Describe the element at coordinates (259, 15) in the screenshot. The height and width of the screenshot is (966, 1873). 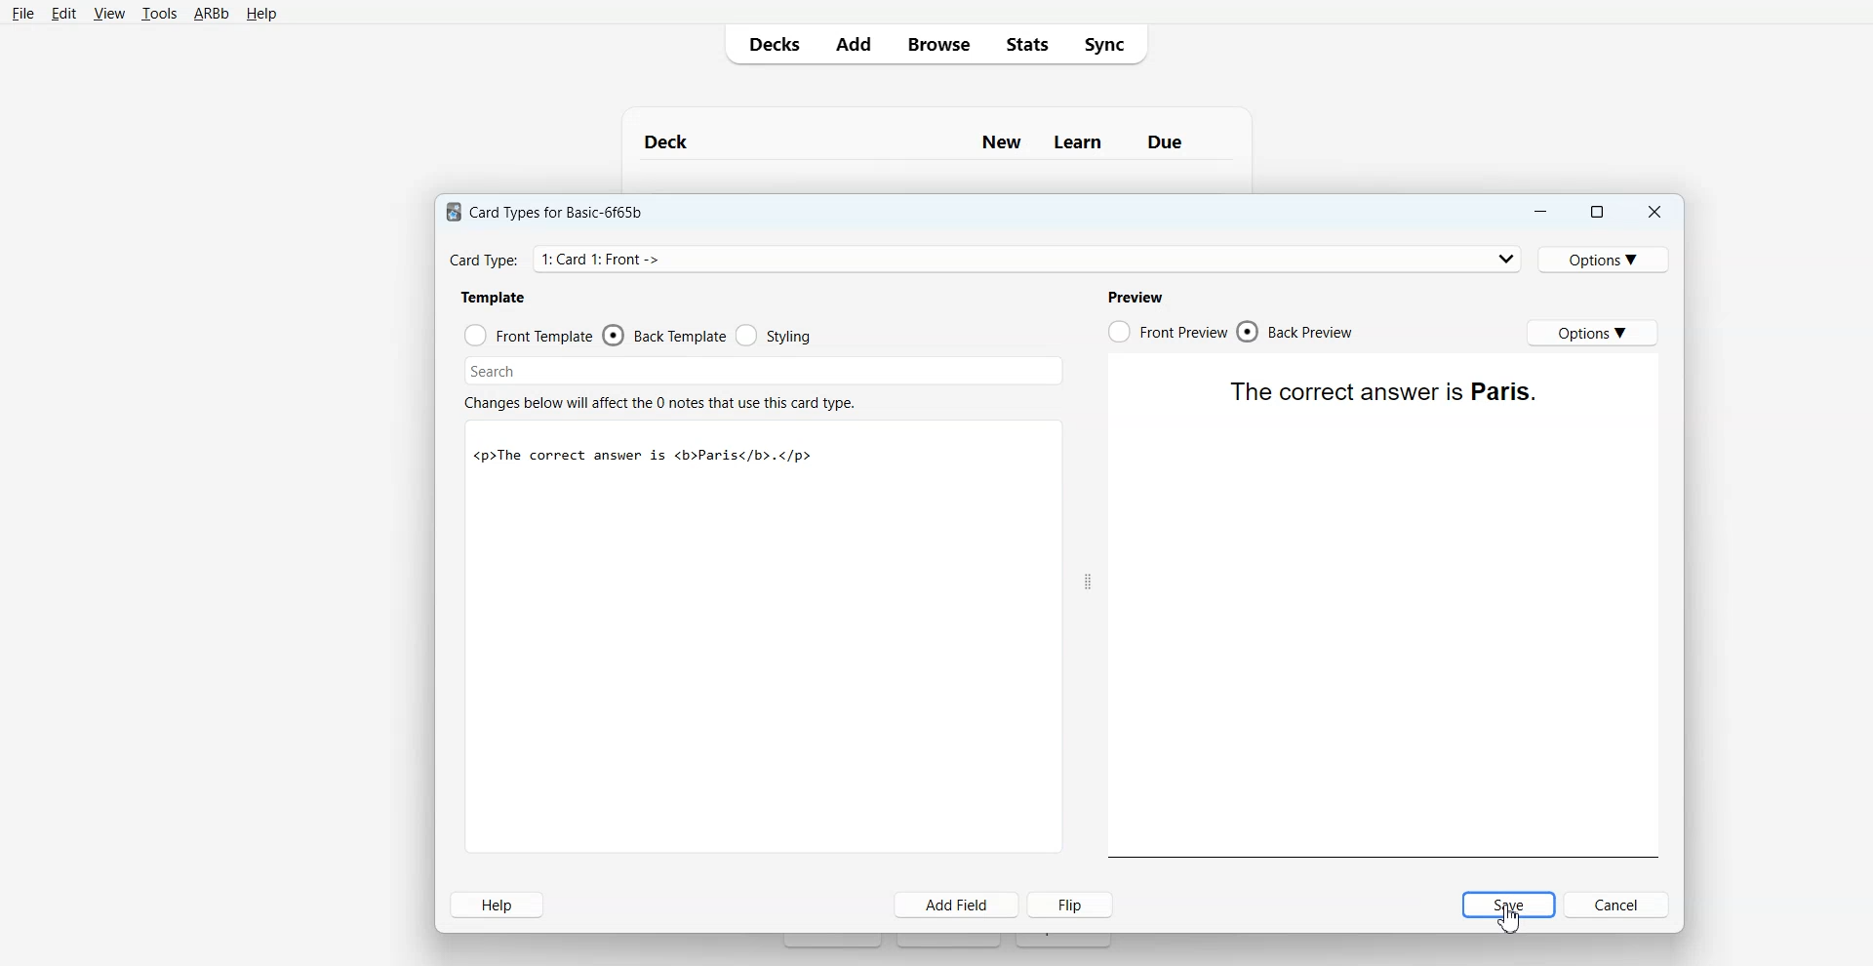
I see `Help` at that location.